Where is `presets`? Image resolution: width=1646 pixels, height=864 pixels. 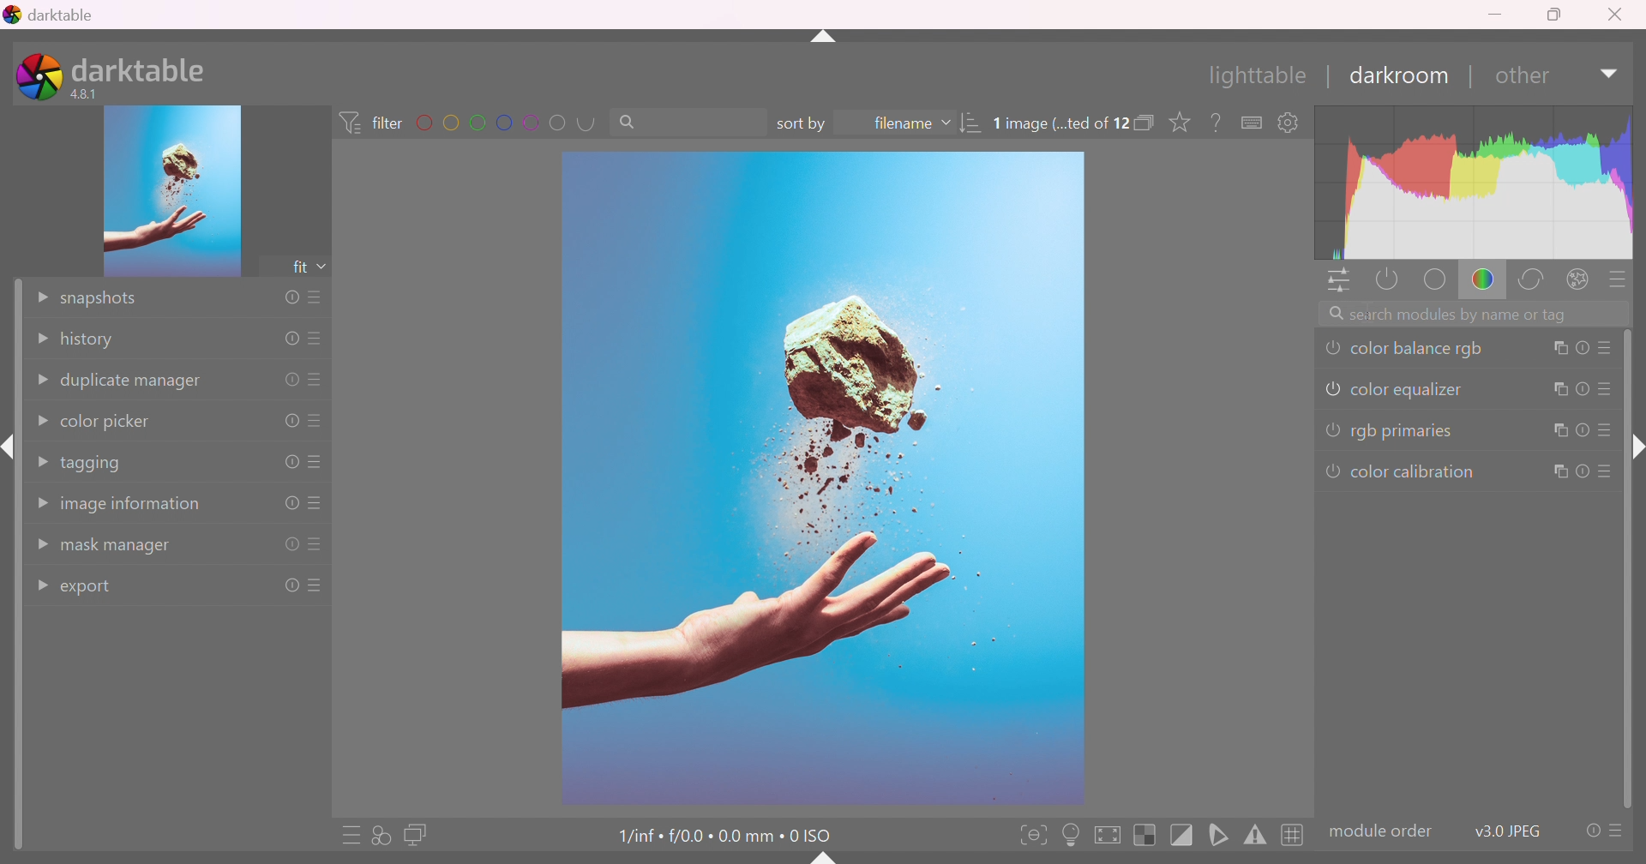 presets is located at coordinates (318, 339).